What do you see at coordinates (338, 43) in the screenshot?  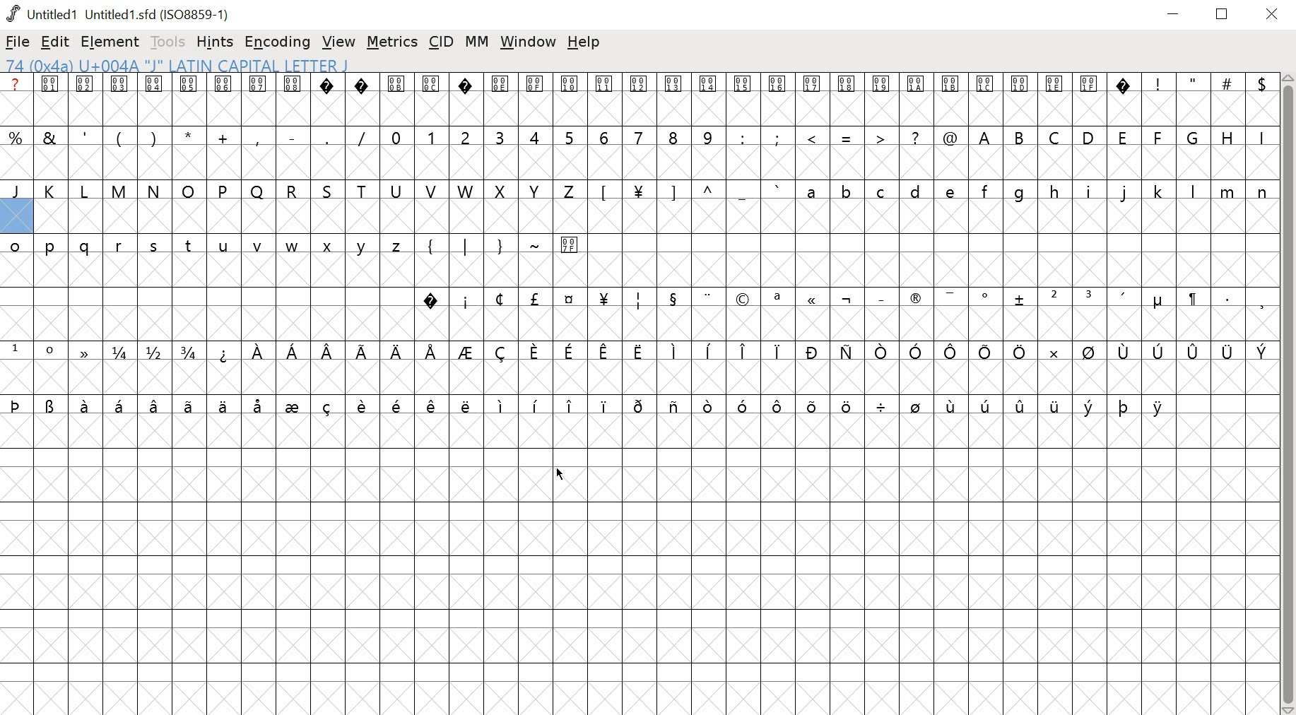 I see `VIEW` at bounding box center [338, 43].